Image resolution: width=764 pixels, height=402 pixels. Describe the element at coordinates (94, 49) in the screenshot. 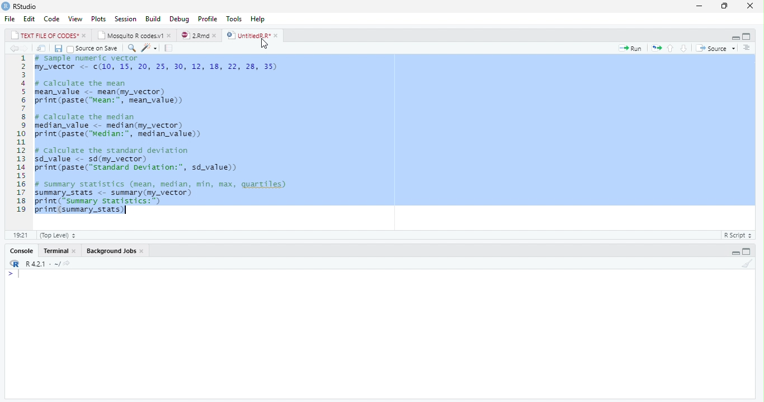

I see `source on save` at that location.